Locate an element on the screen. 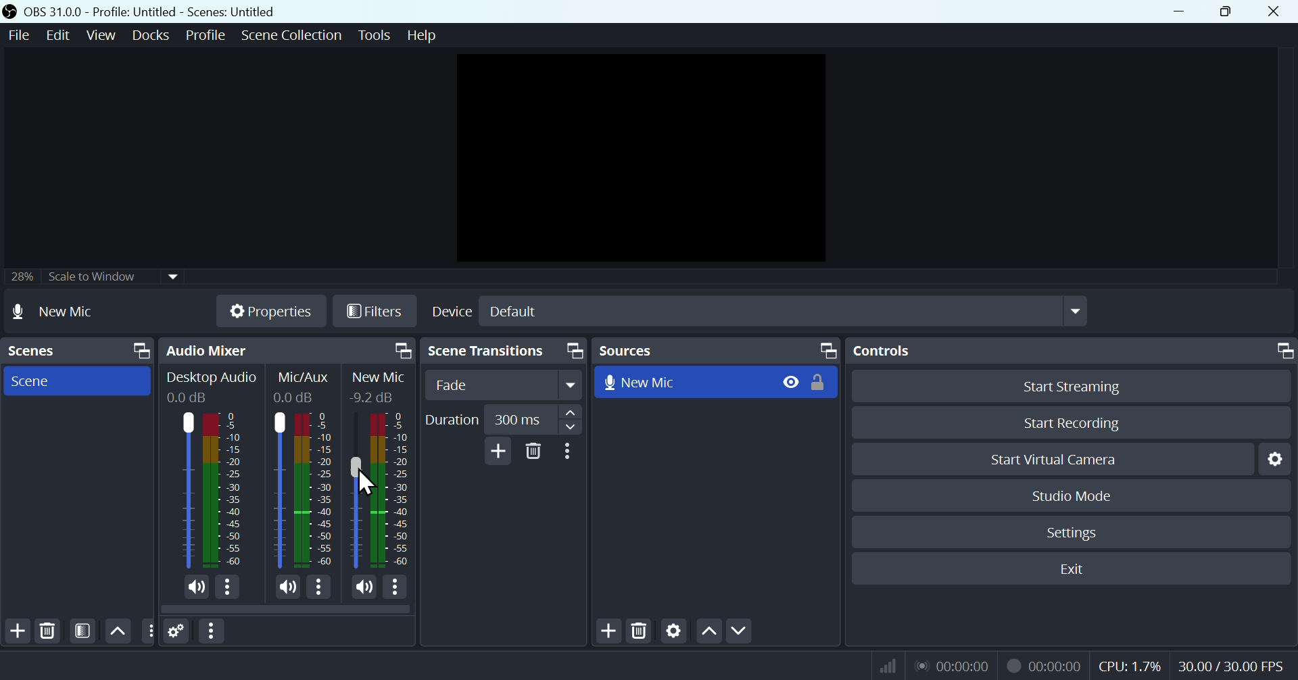 This screenshot has height=680, width=1298. File is located at coordinates (17, 36).